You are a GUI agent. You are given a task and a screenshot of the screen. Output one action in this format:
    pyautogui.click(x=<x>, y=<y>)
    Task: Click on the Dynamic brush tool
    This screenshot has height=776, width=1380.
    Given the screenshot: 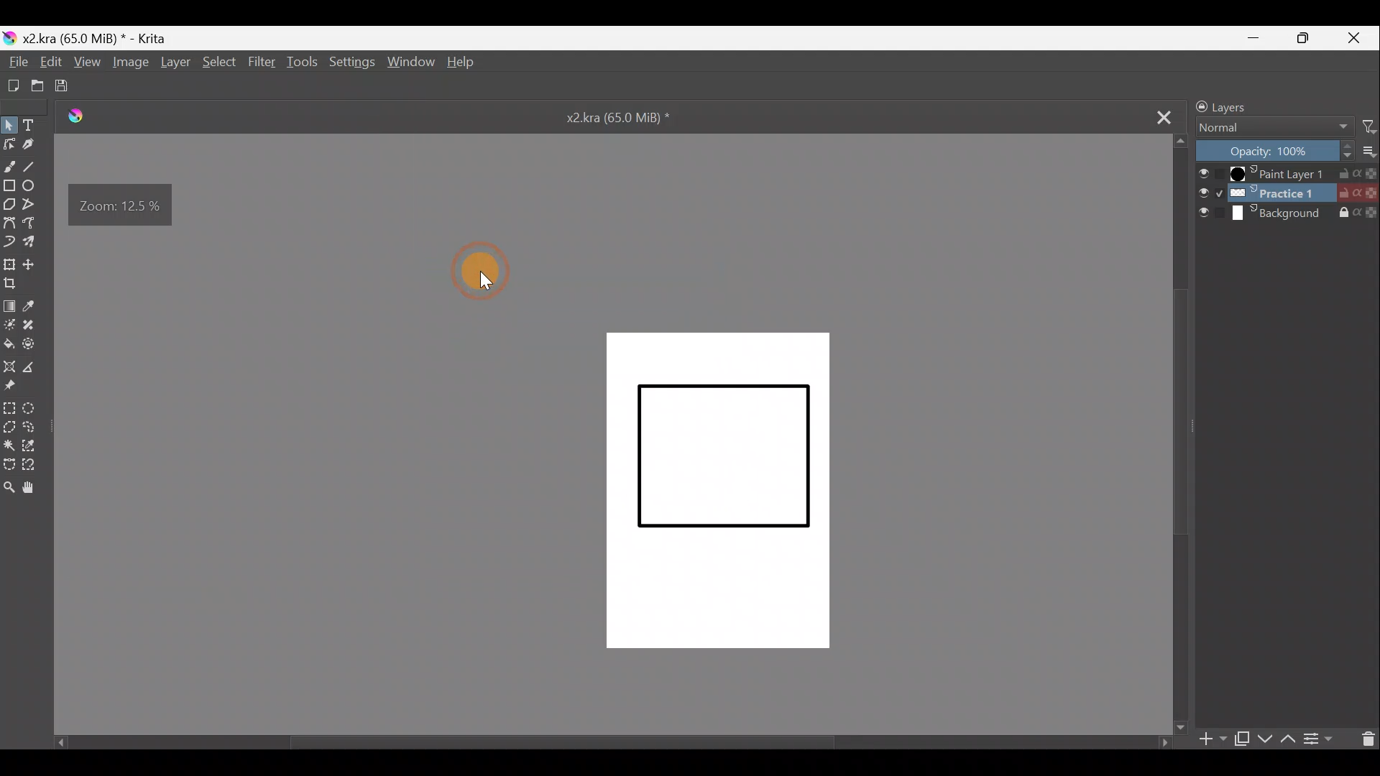 What is the action you would take?
    pyautogui.click(x=10, y=241)
    